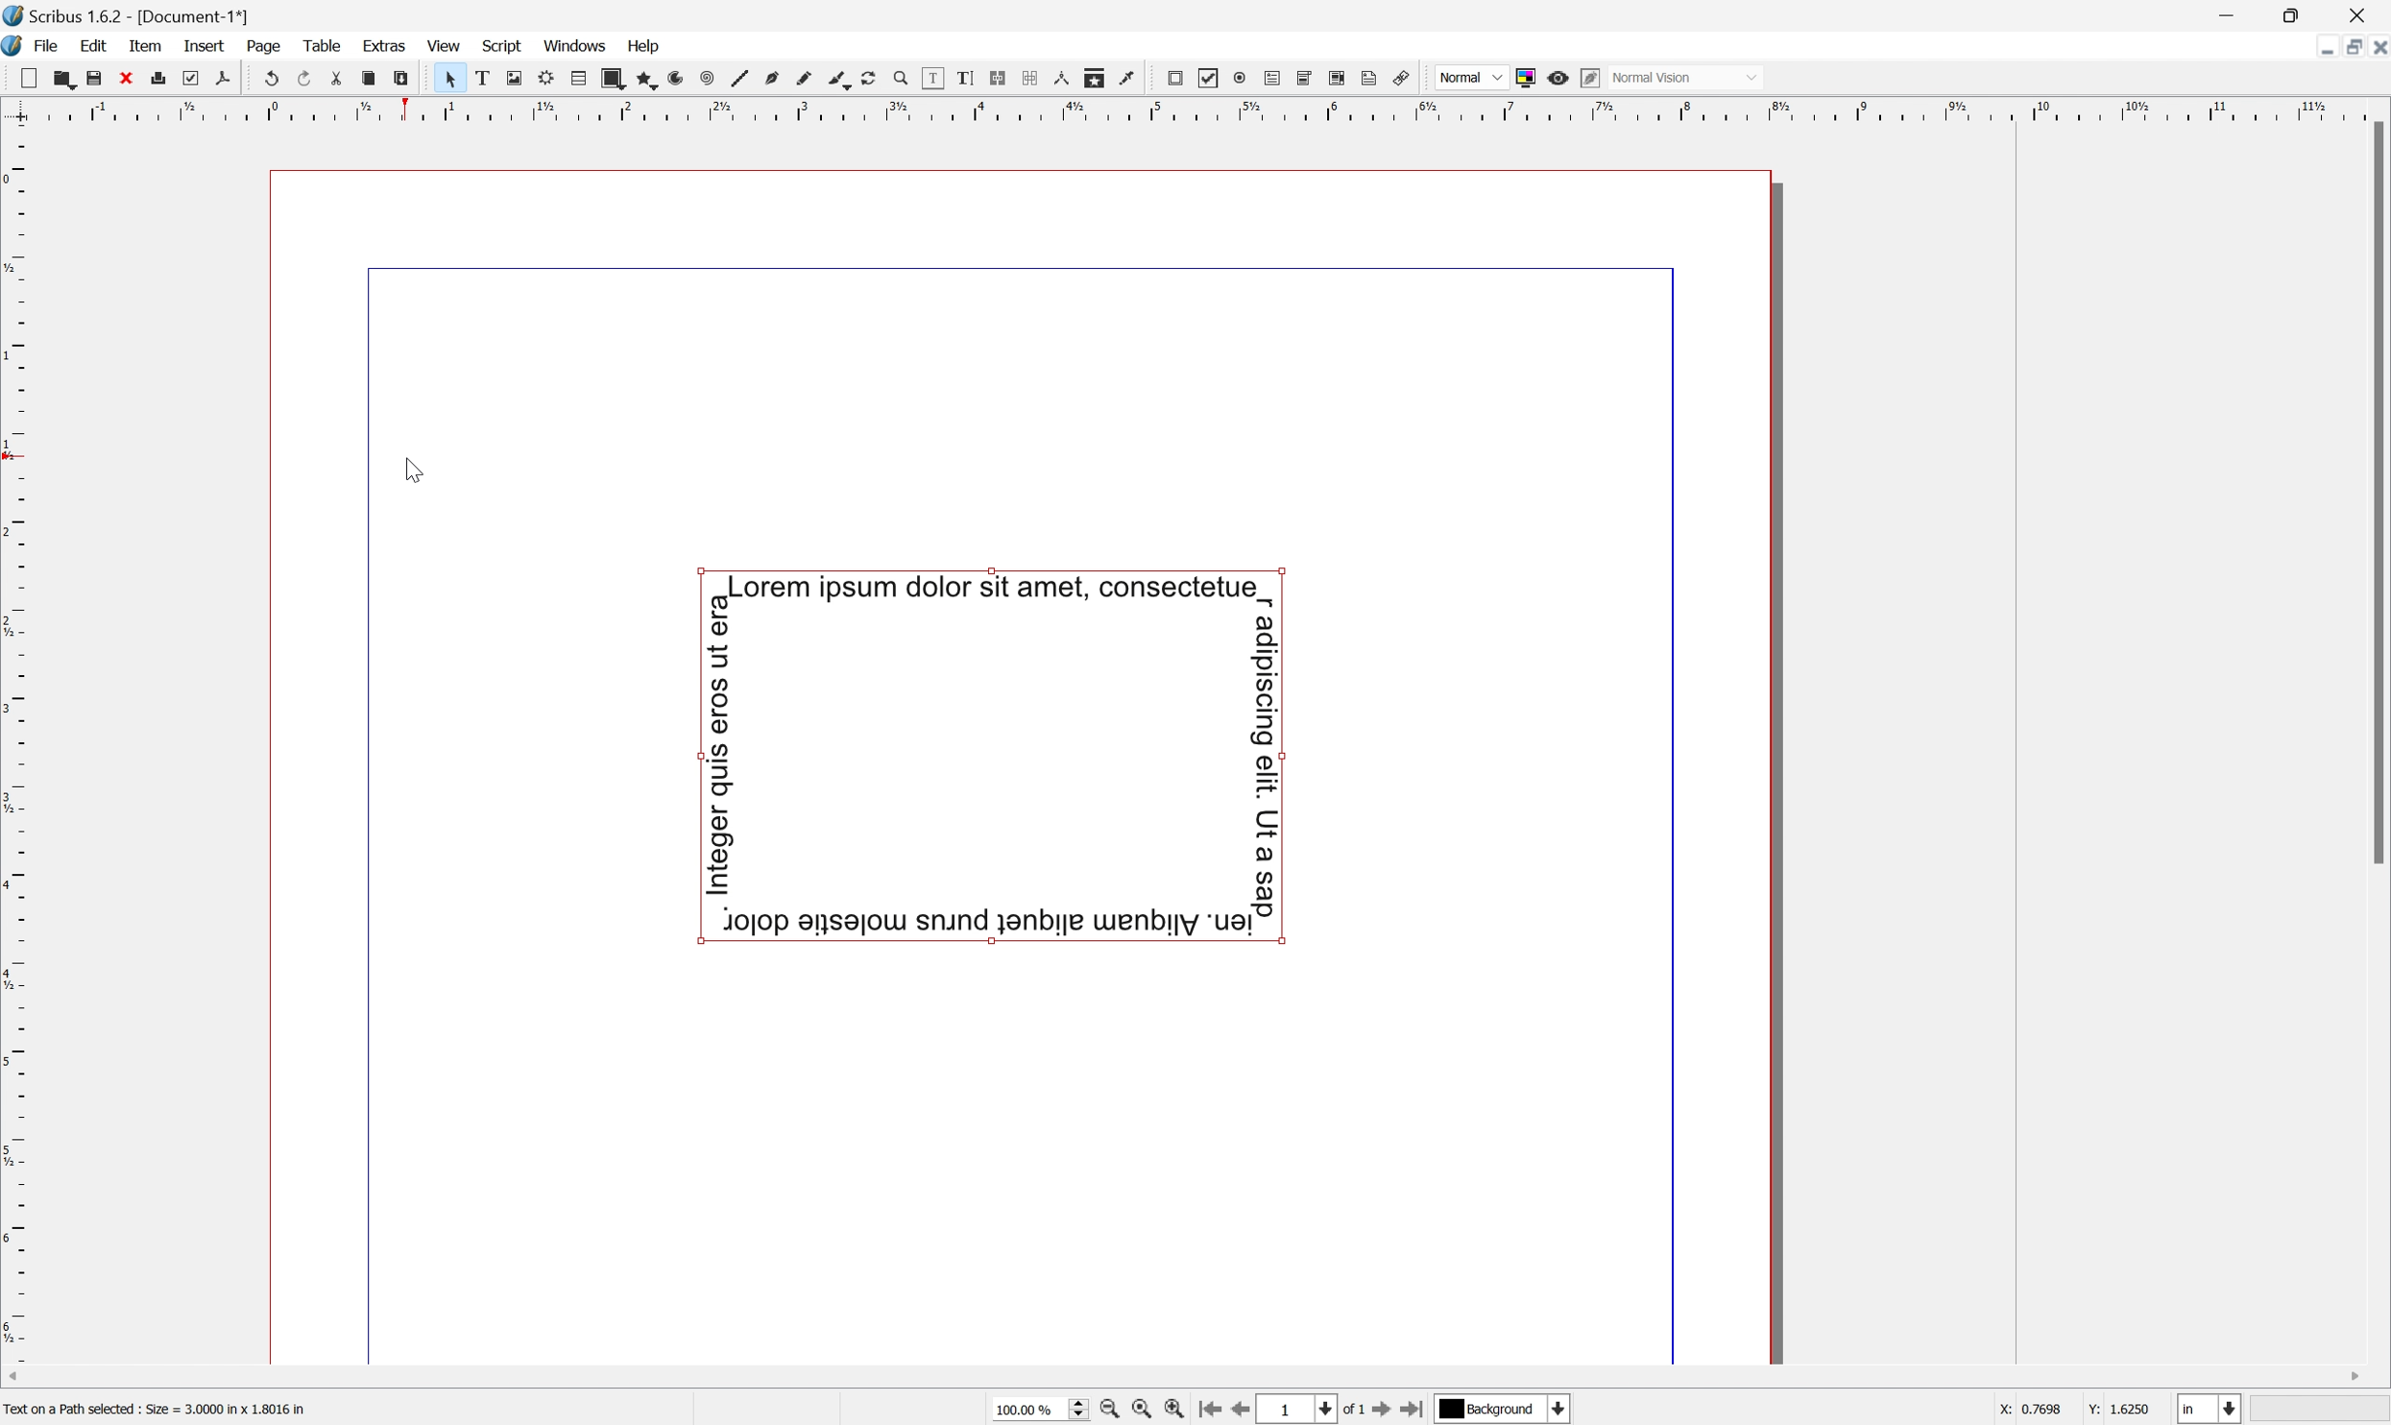 The height and width of the screenshot is (1425, 2391). Describe the element at coordinates (502, 43) in the screenshot. I see `Script` at that location.